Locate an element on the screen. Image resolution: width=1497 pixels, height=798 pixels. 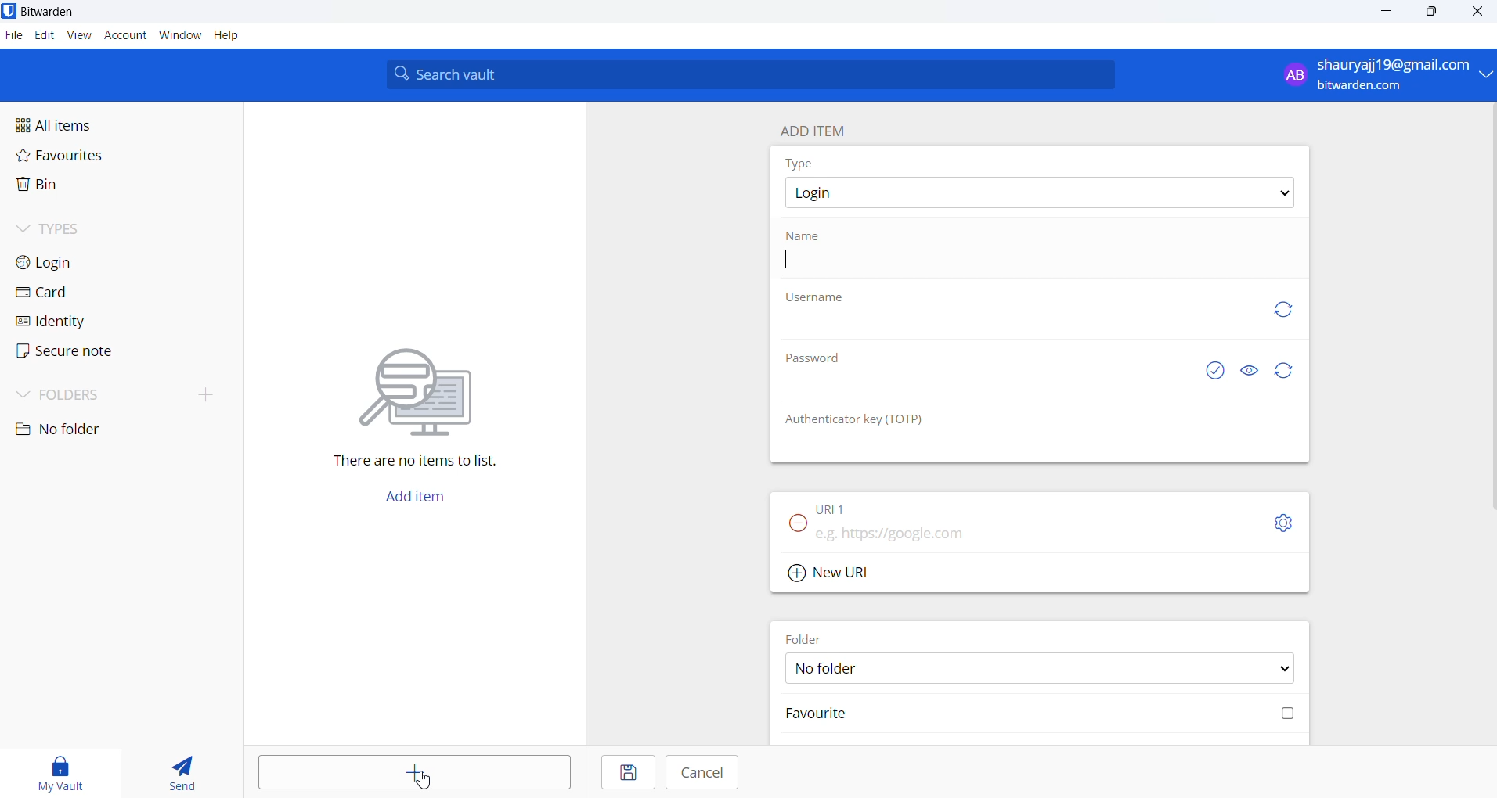
add folder is located at coordinates (199, 394).